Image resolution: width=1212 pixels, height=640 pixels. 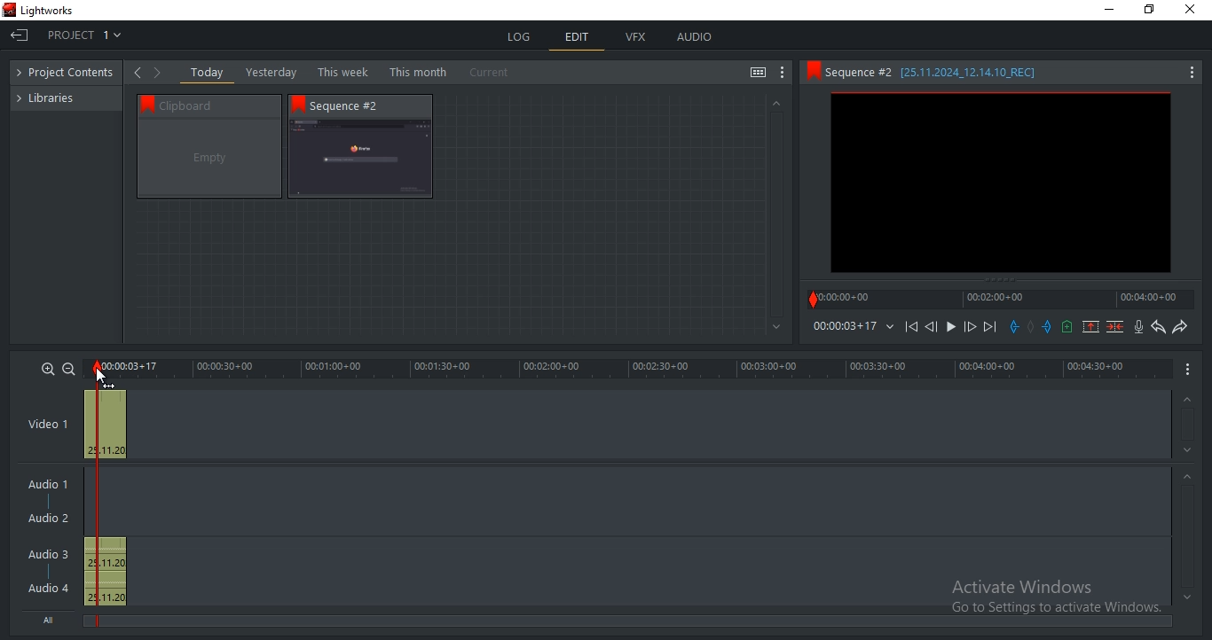 What do you see at coordinates (1067, 327) in the screenshot?
I see `add cue` at bounding box center [1067, 327].